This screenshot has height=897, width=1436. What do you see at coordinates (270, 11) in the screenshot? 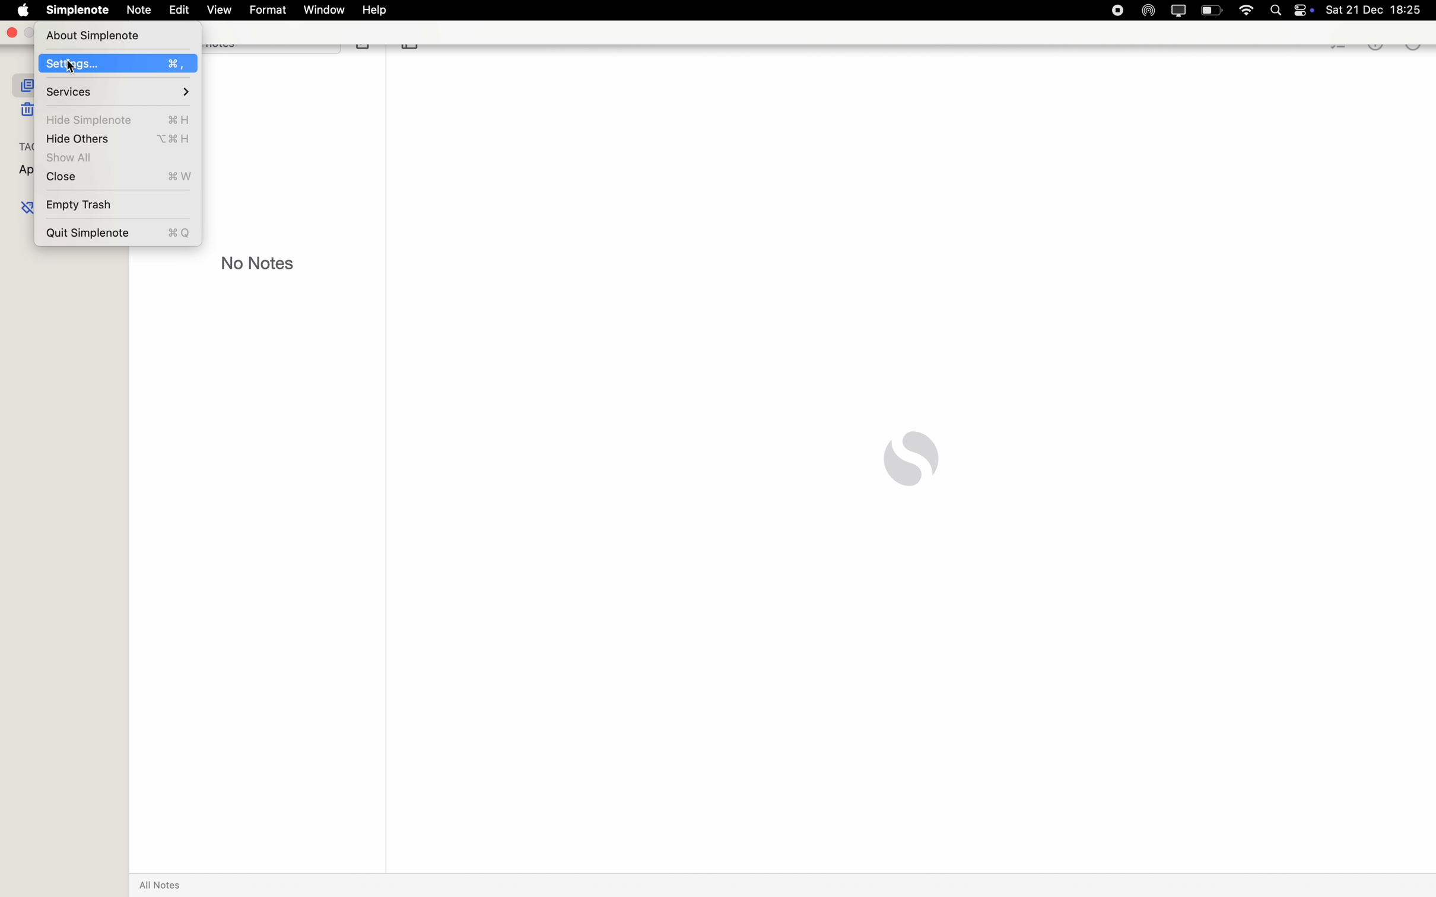
I see `format` at bounding box center [270, 11].